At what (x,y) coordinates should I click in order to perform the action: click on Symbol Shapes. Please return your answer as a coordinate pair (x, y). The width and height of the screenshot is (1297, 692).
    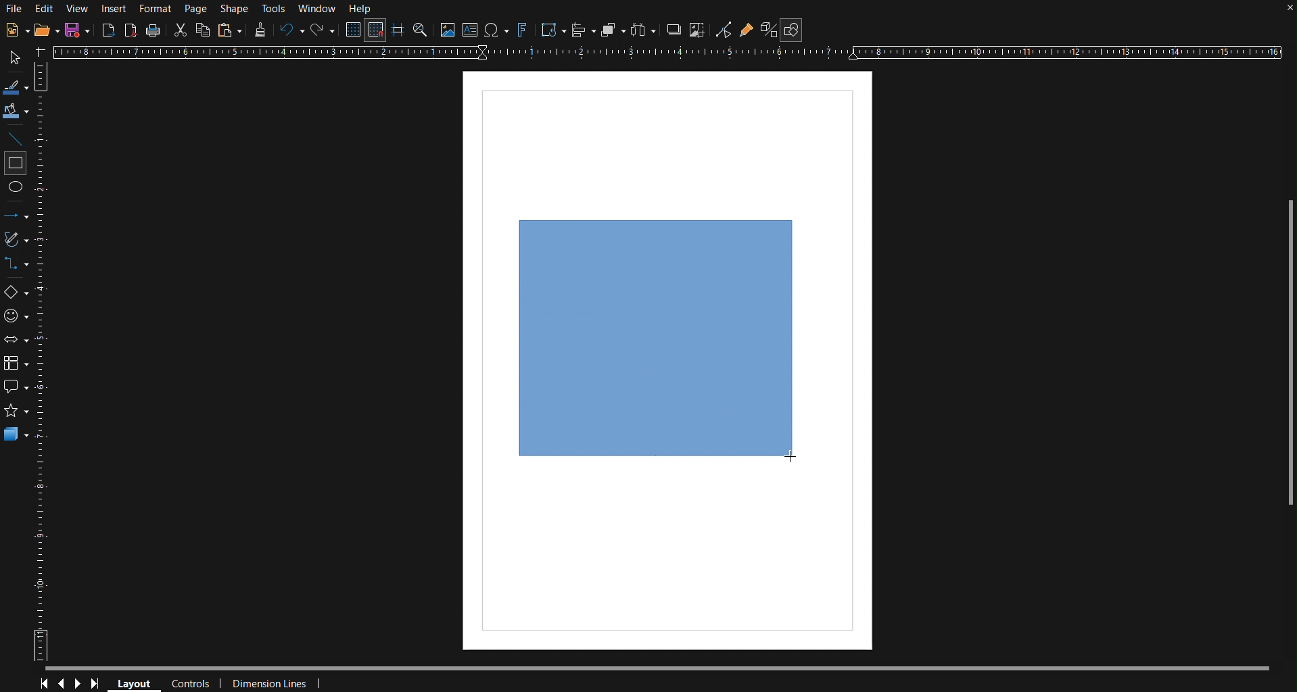
    Looking at the image, I should click on (16, 316).